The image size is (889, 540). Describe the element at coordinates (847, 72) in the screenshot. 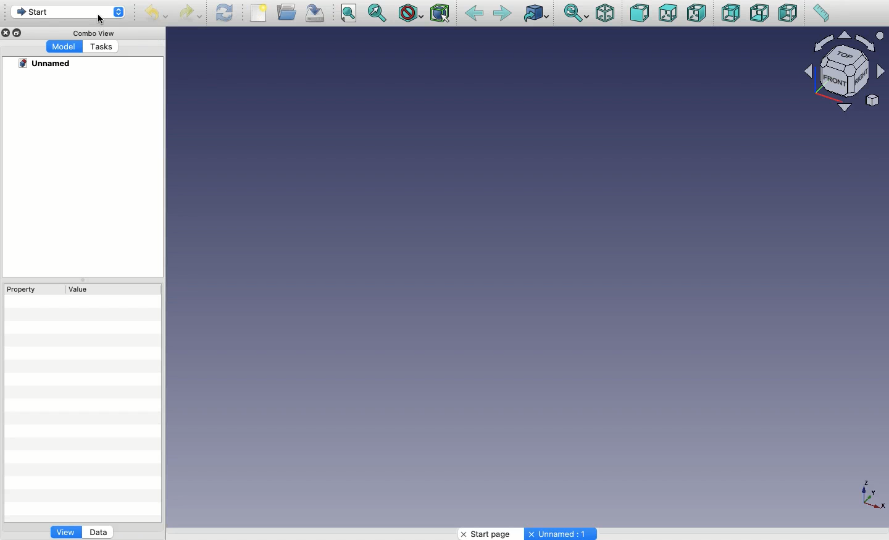

I see `Navigator` at that location.